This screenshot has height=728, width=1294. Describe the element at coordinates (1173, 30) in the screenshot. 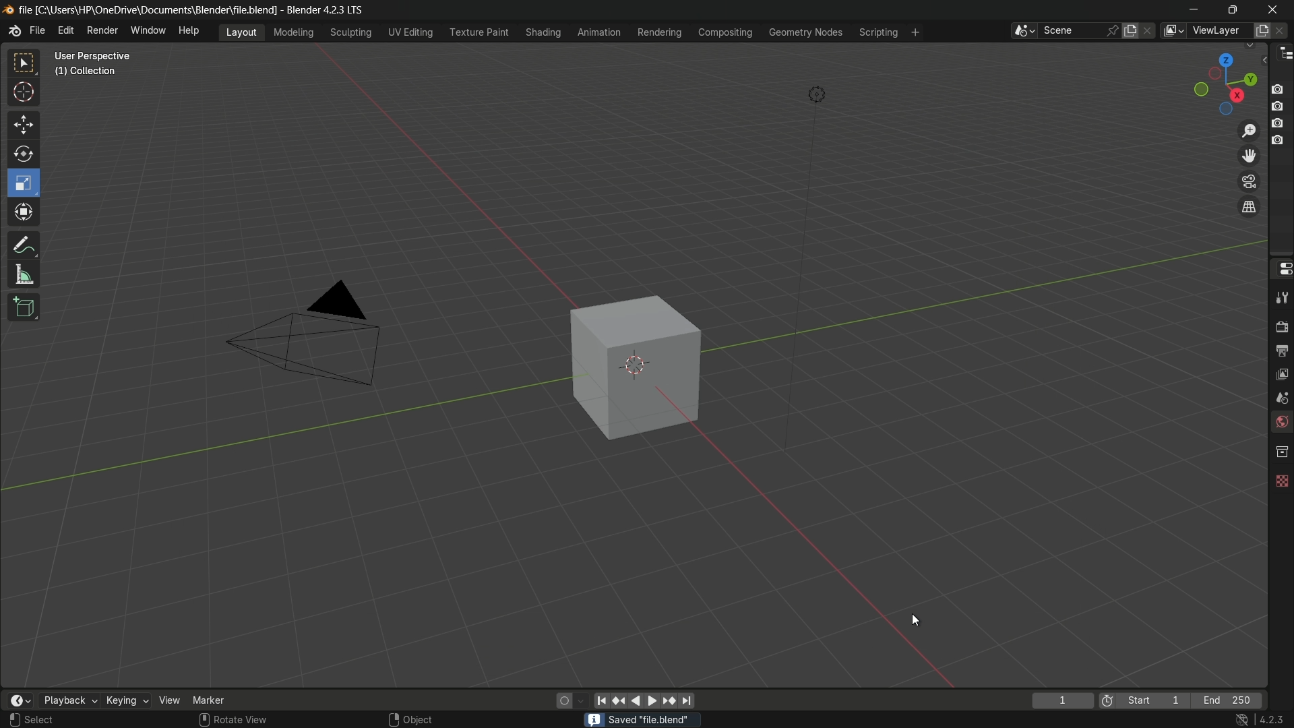

I see `view layer` at that location.